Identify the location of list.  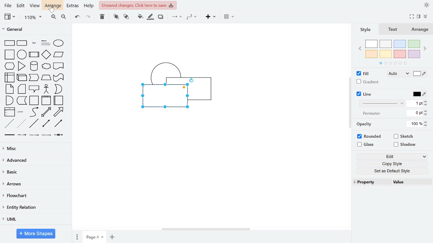
(9, 112).